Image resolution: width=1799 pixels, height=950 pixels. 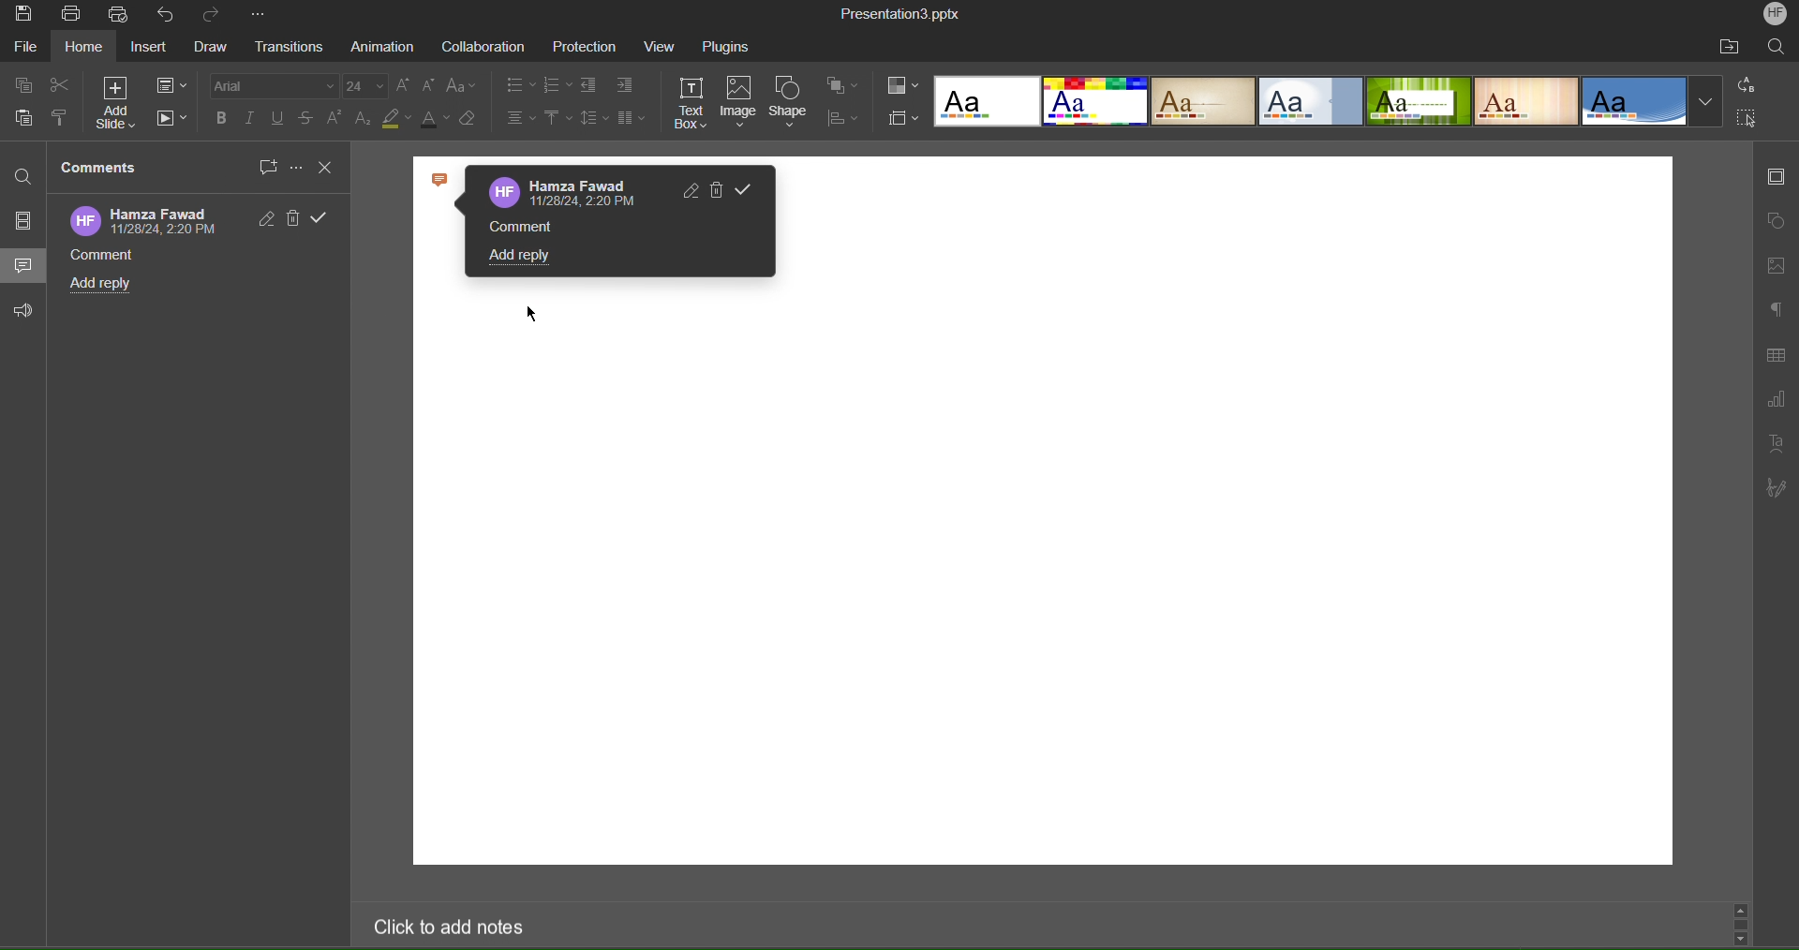 I want to click on Click to add notes, so click(x=443, y=926).